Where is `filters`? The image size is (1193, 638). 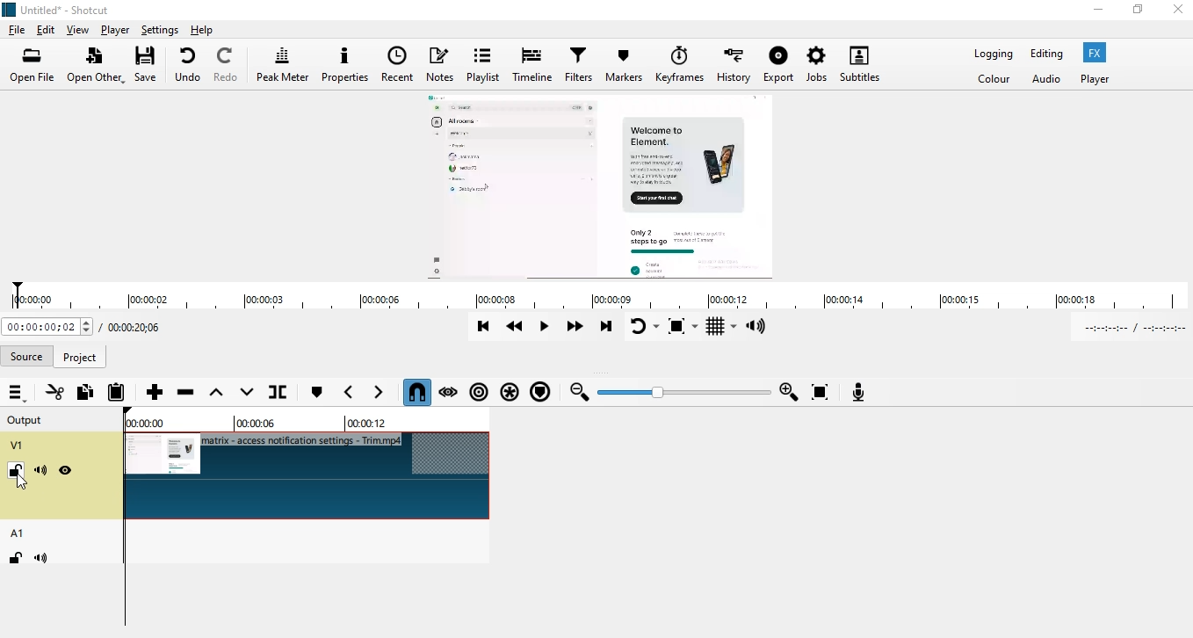
filters is located at coordinates (581, 64).